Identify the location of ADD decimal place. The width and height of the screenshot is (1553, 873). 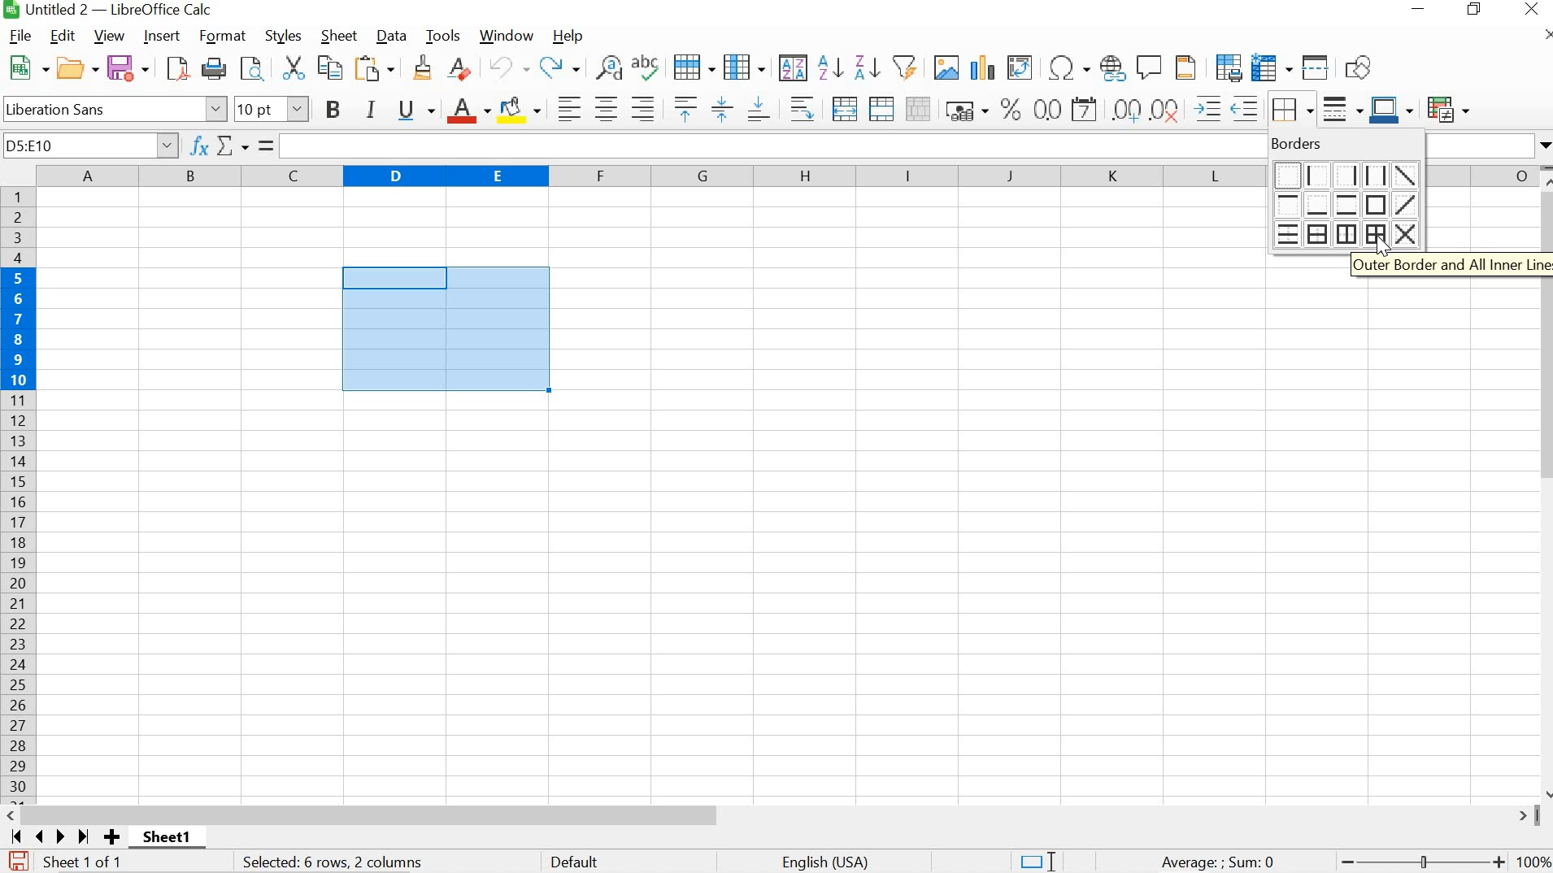
(1128, 110).